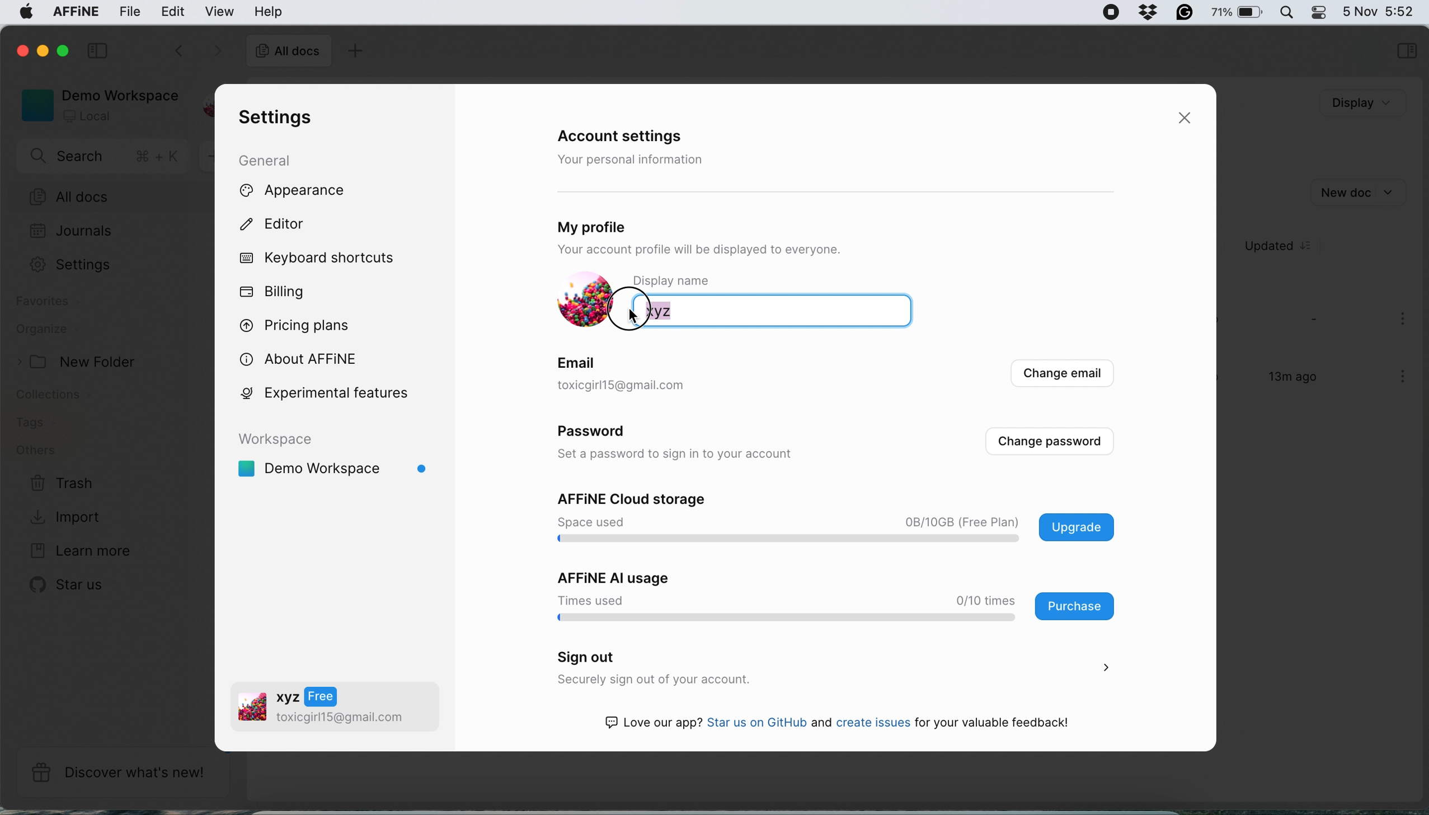  What do you see at coordinates (1356, 191) in the screenshot?
I see `new doc` at bounding box center [1356, 191].